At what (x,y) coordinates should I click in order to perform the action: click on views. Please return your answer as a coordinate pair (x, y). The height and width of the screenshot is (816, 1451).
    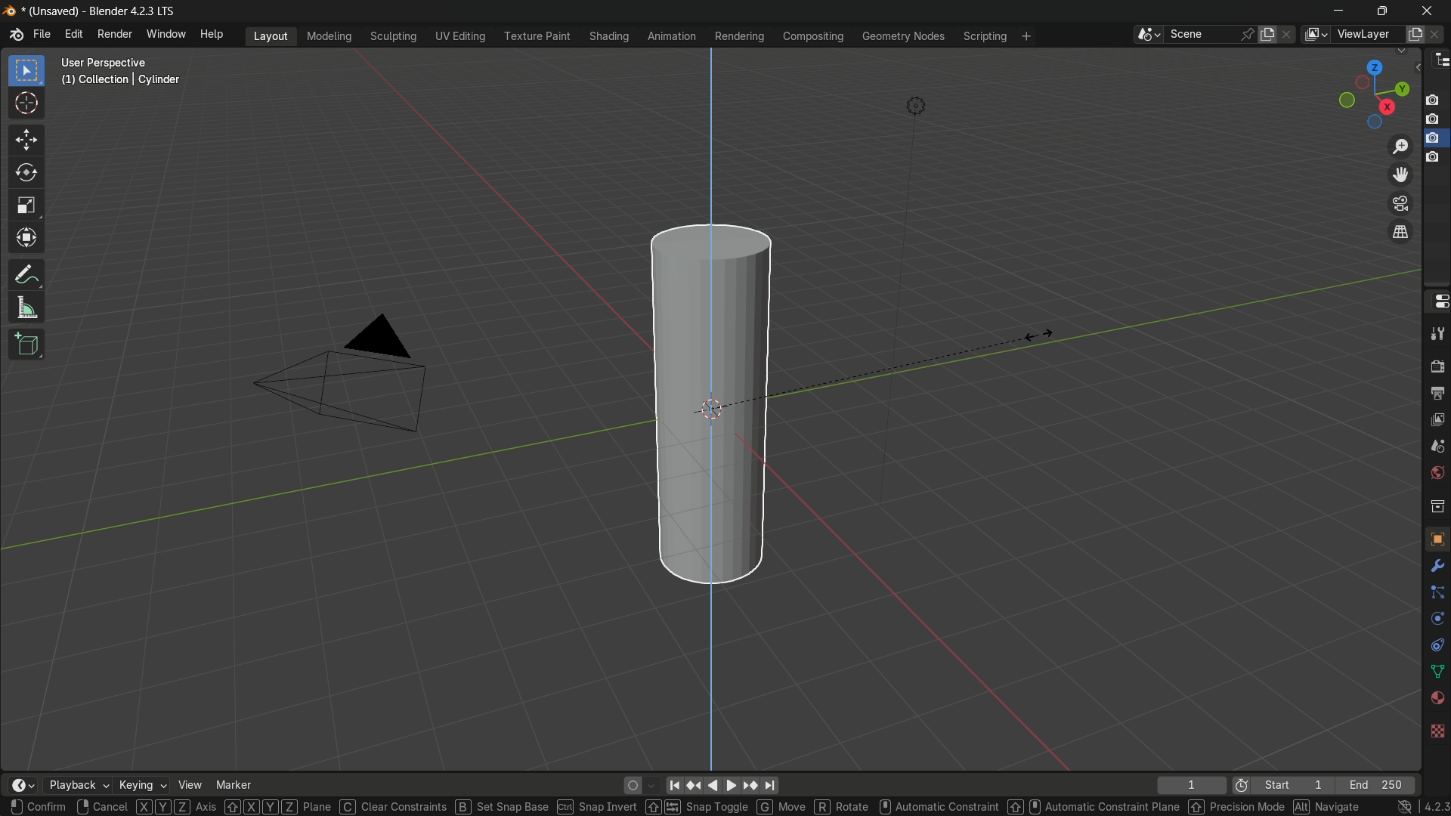
    Looking at the image, I should click on (1315, 35).